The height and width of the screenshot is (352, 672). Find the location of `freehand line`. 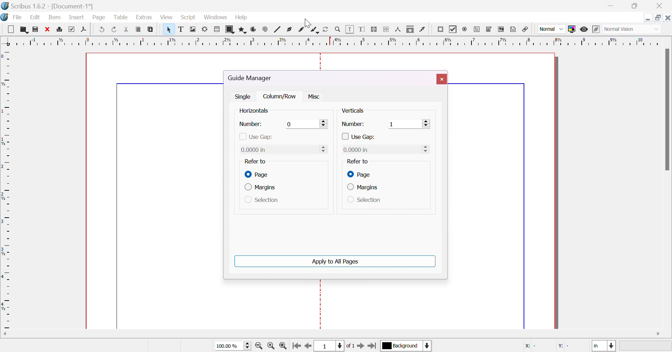

freehand line is located at coordinates (303, 30).